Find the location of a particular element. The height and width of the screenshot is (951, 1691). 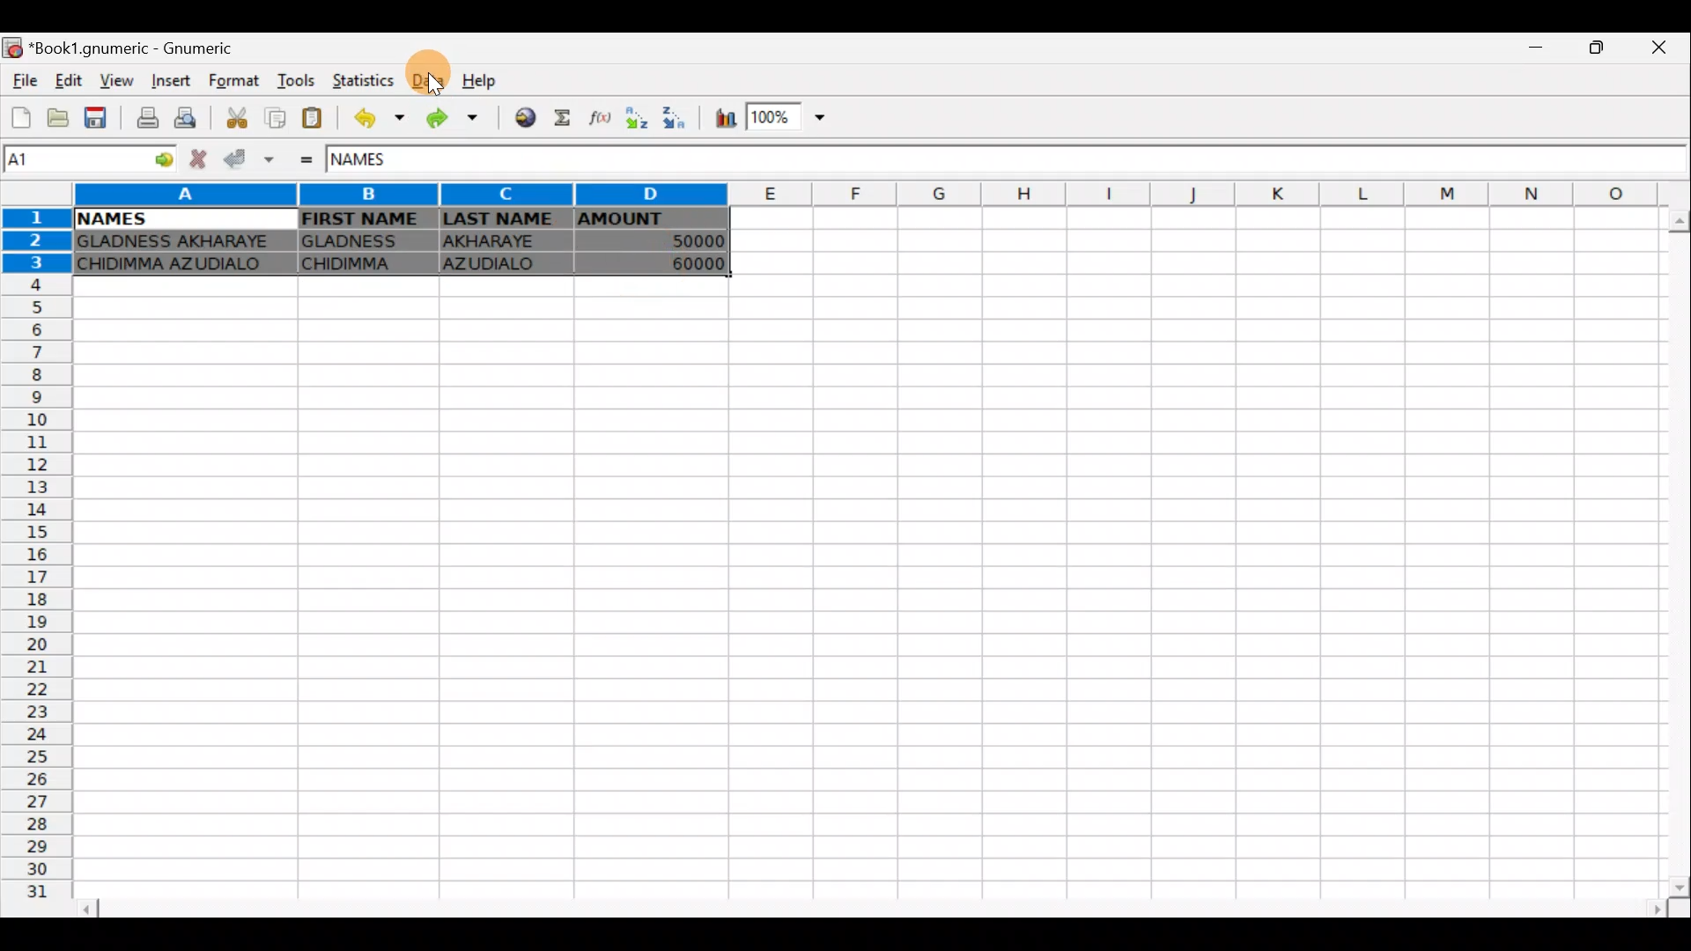

Tools is located at coordinates (299, 82).